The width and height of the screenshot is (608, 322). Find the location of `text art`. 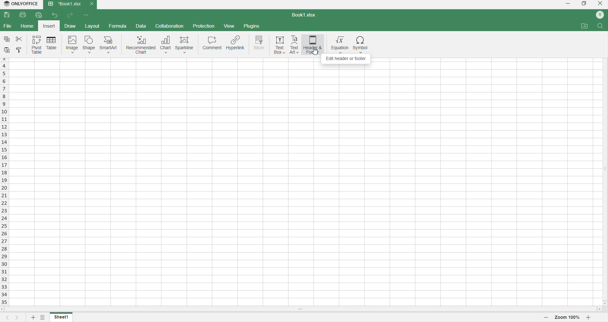

text art is located at coordinates (294, 45).